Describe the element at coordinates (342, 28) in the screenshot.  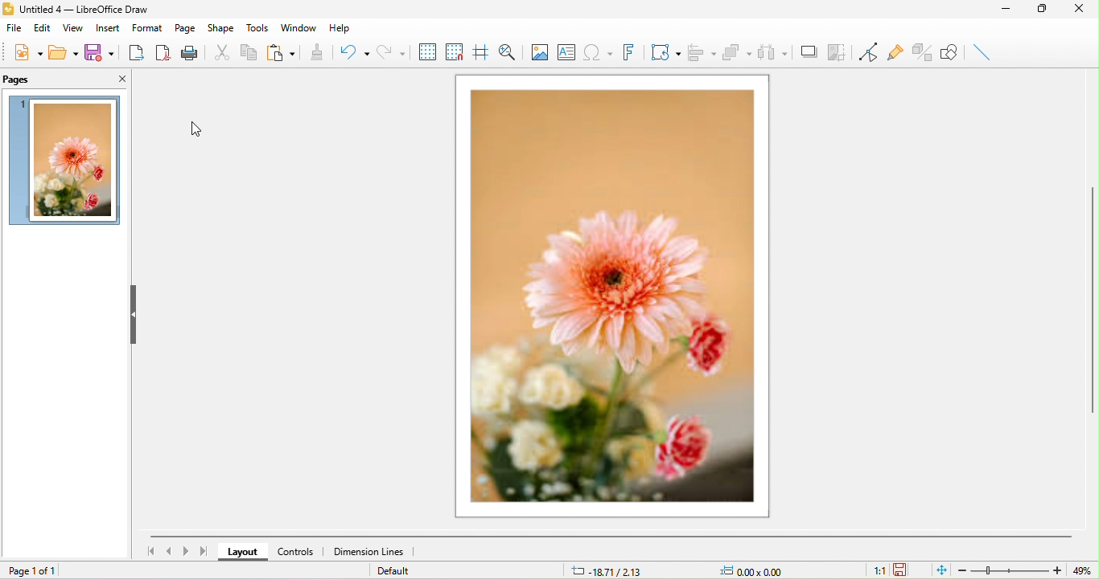
I see `help` at that location.